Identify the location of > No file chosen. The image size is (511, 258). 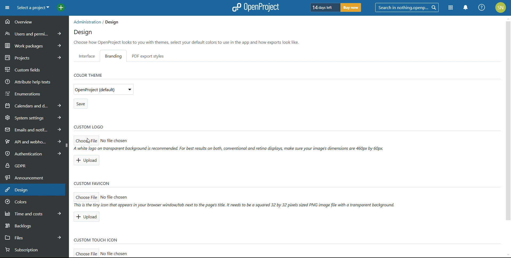
(120, 196).